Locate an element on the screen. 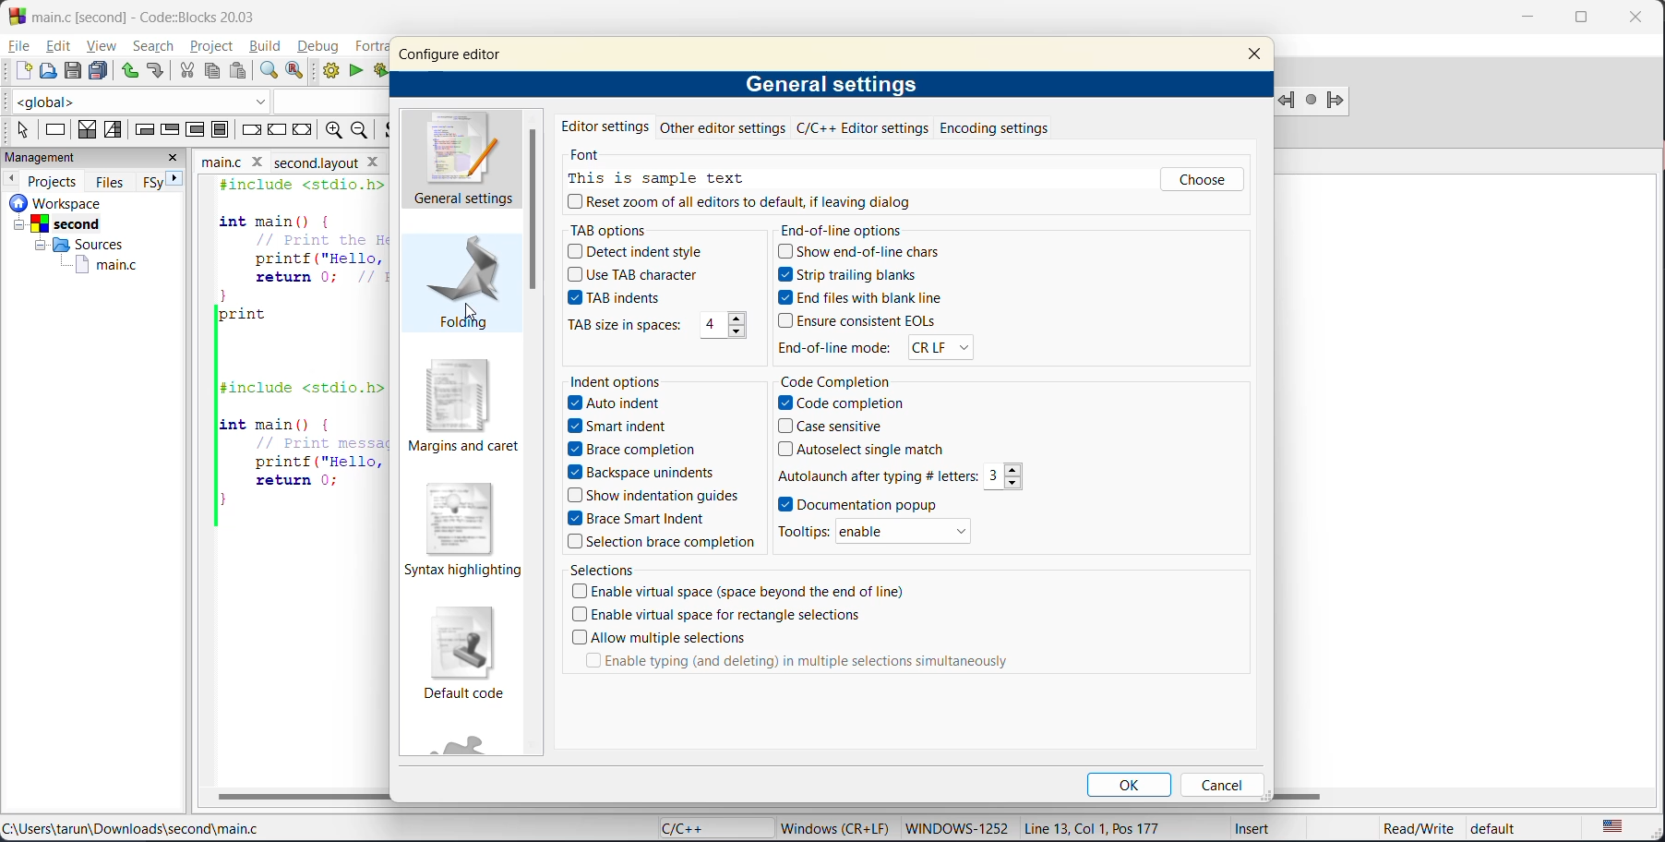 The image size is (1665, 842). Backspace unindents is located at coordinates (640, 472).